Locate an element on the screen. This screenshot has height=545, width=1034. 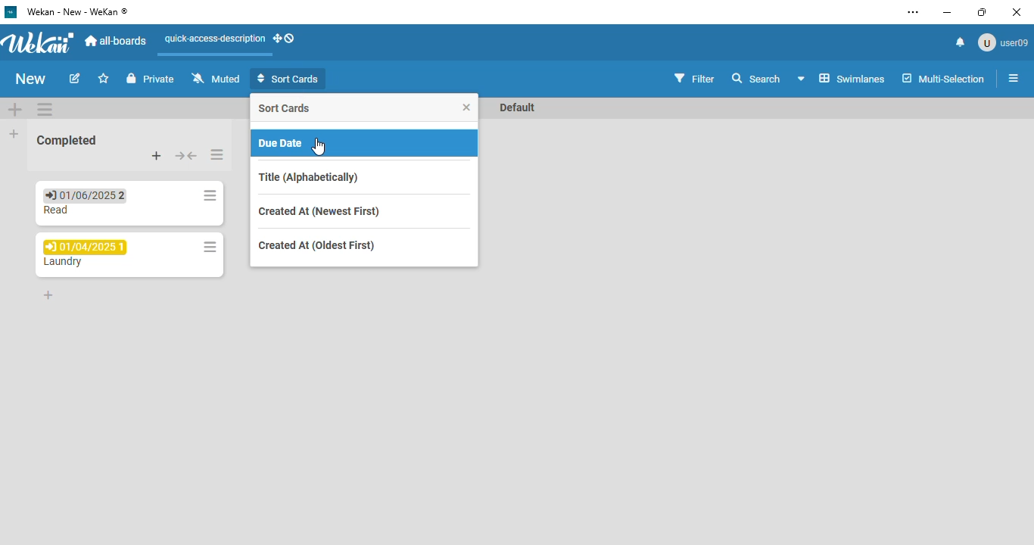
open sidebar or close sidebar is located at coordinates (1014, 78).